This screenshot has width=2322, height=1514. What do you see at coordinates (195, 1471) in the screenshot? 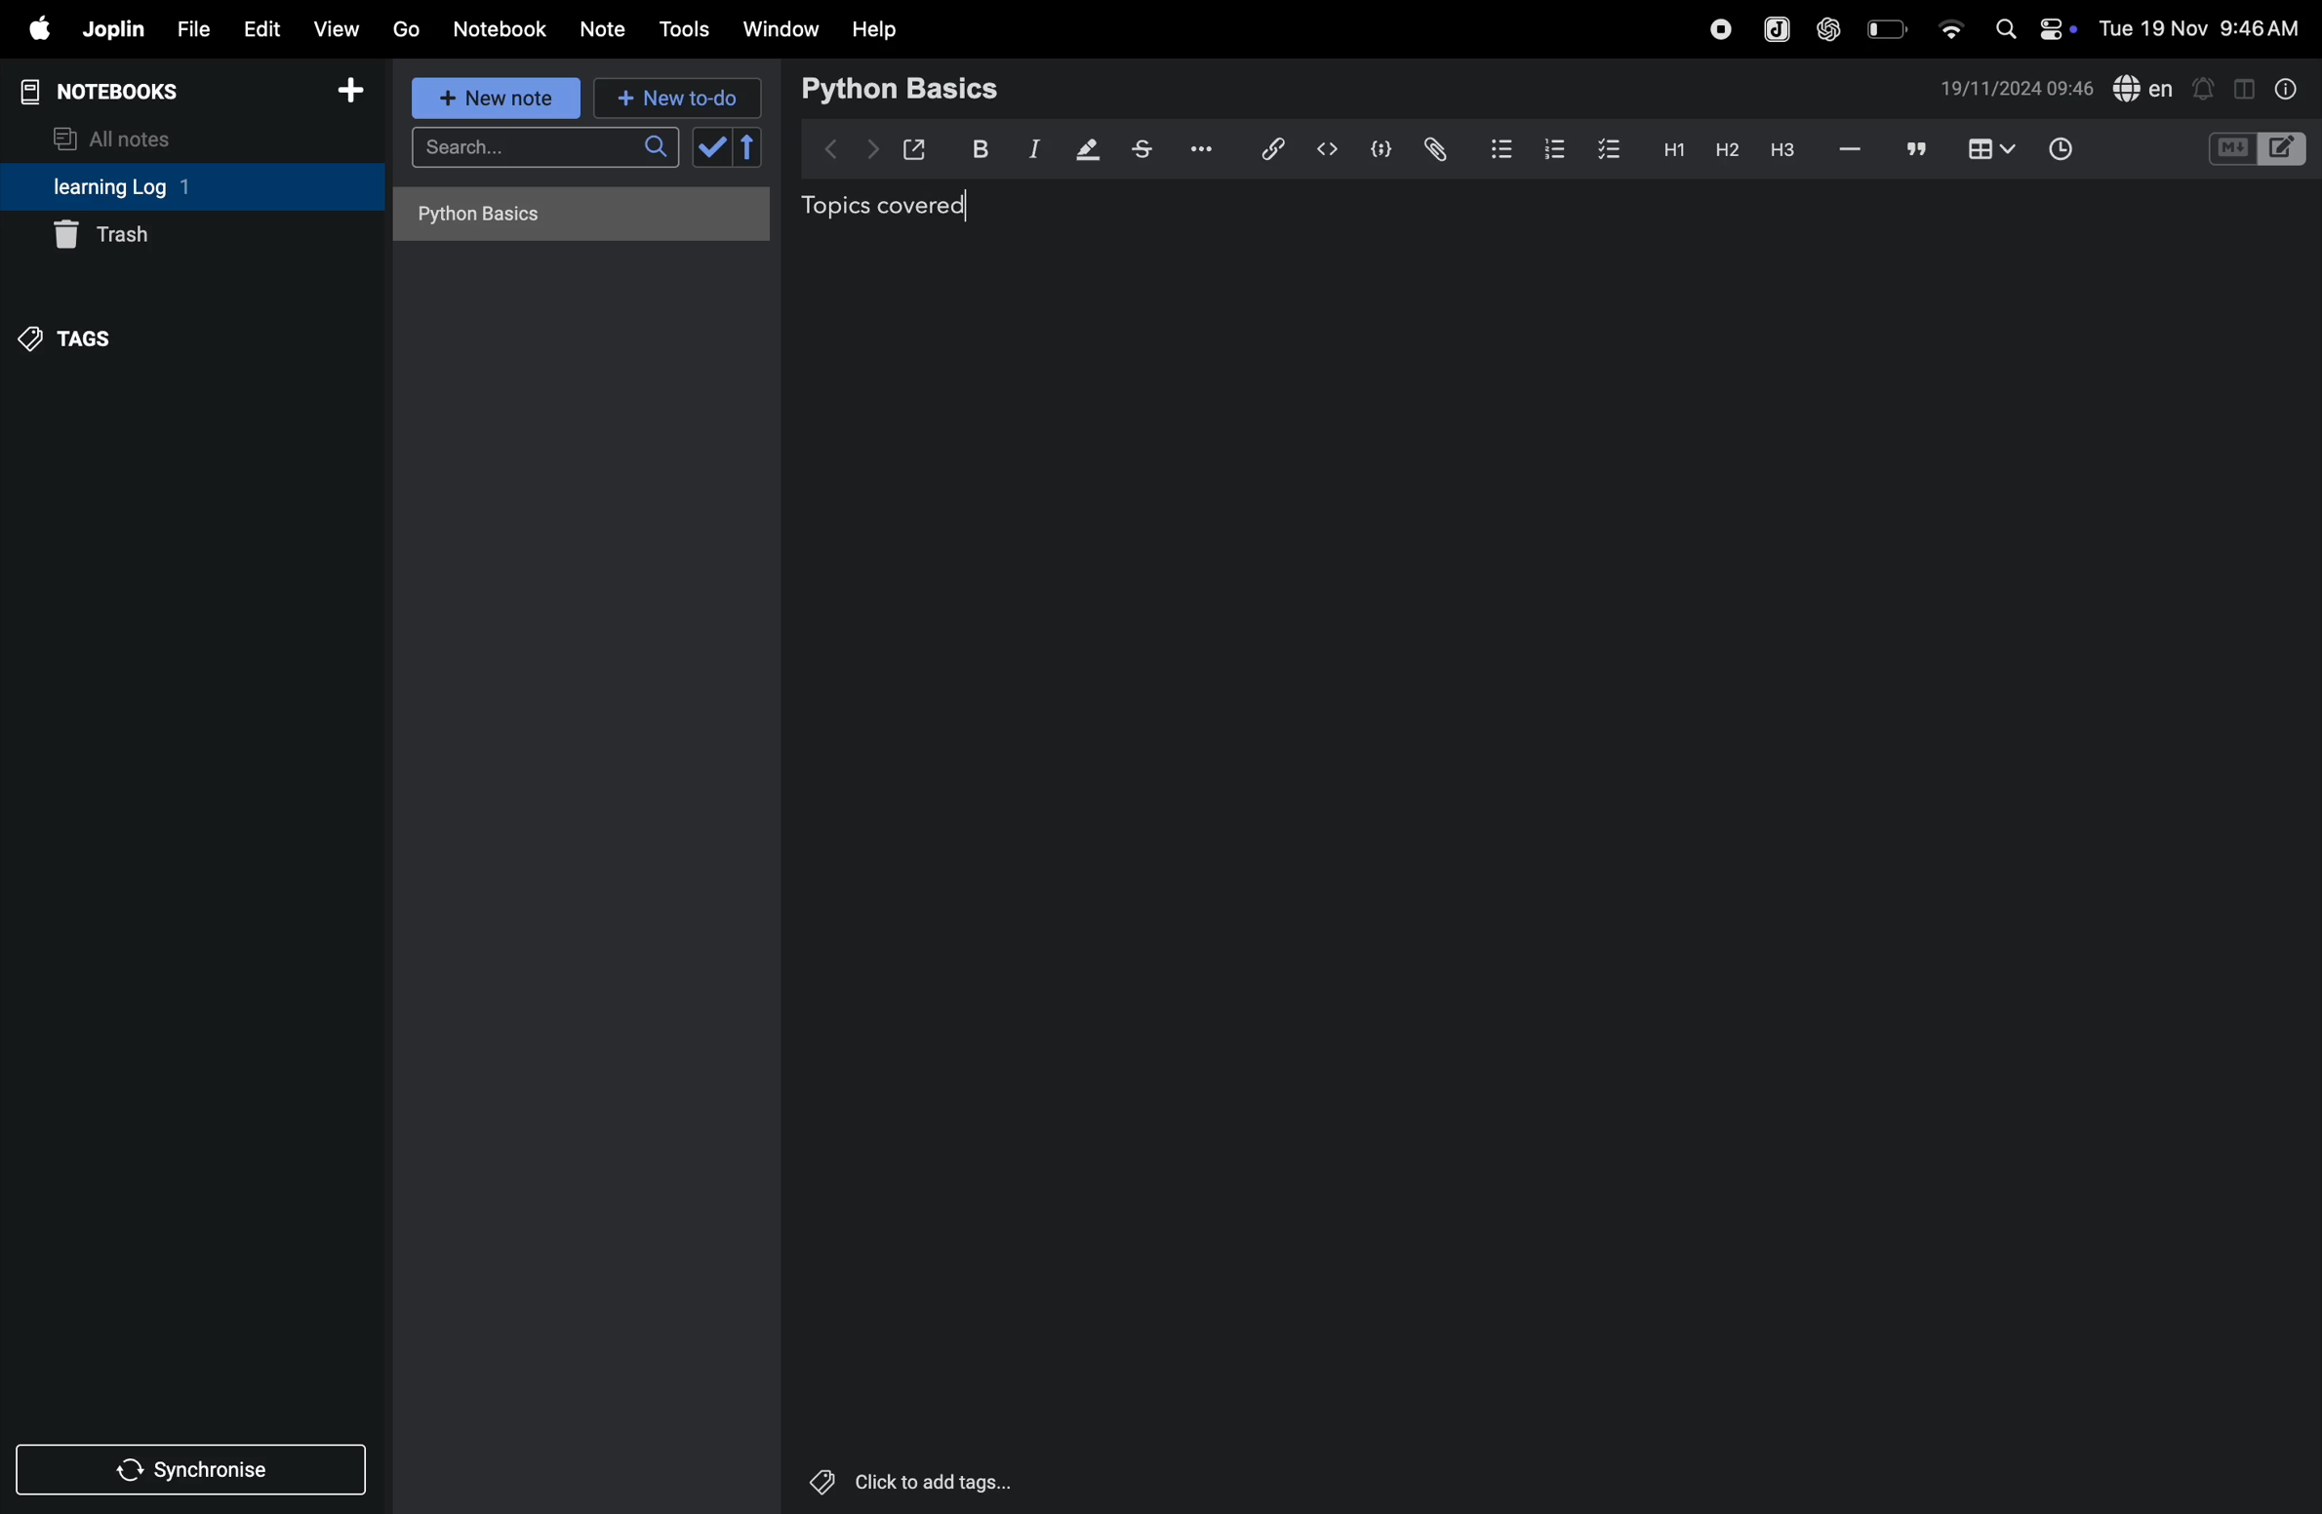
I see `synchronise` at bounding box center [195, 1471].